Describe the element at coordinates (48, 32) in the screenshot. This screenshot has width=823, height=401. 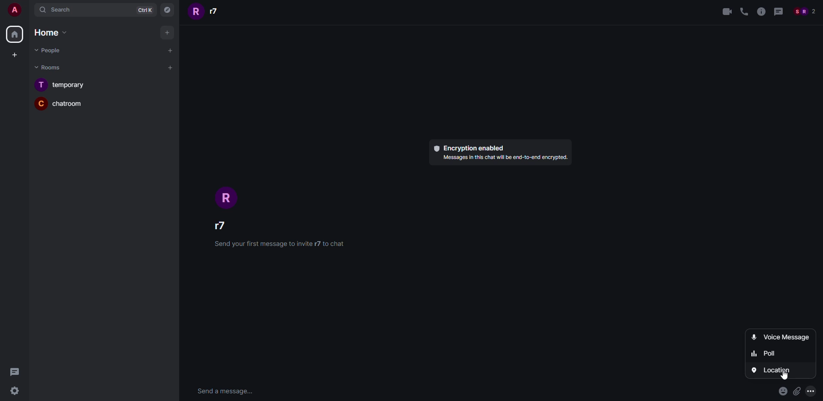
I see `Home` at that location.